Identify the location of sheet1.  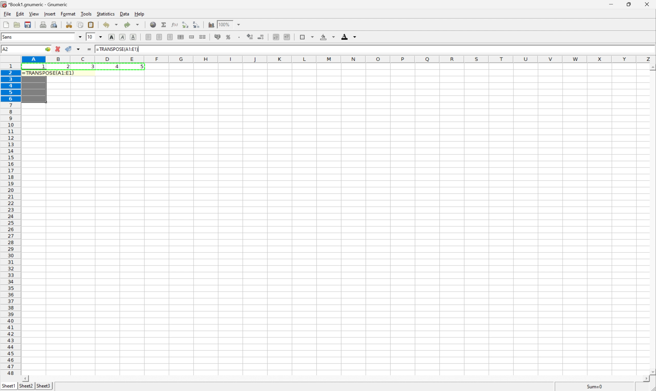
(8, 387).